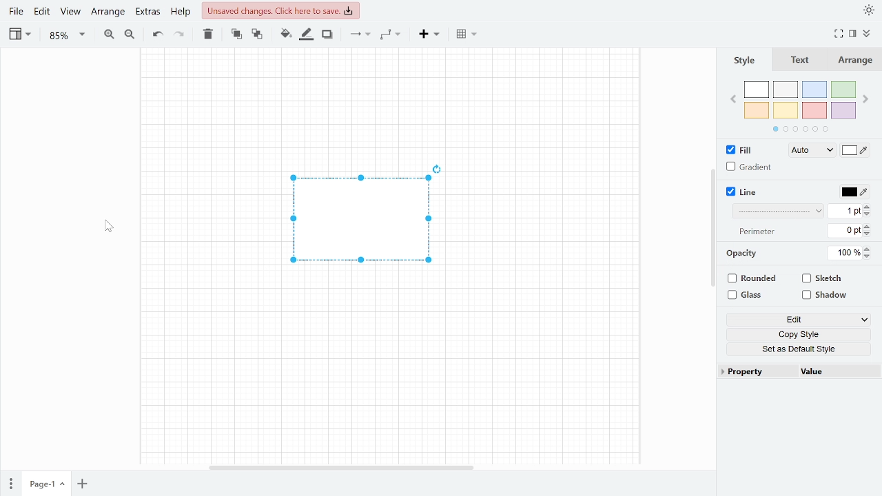  What do you see at coordinates (870, 234) in the screenshot?
I see `Decrease perimeter` at bounding box center [870, 234].